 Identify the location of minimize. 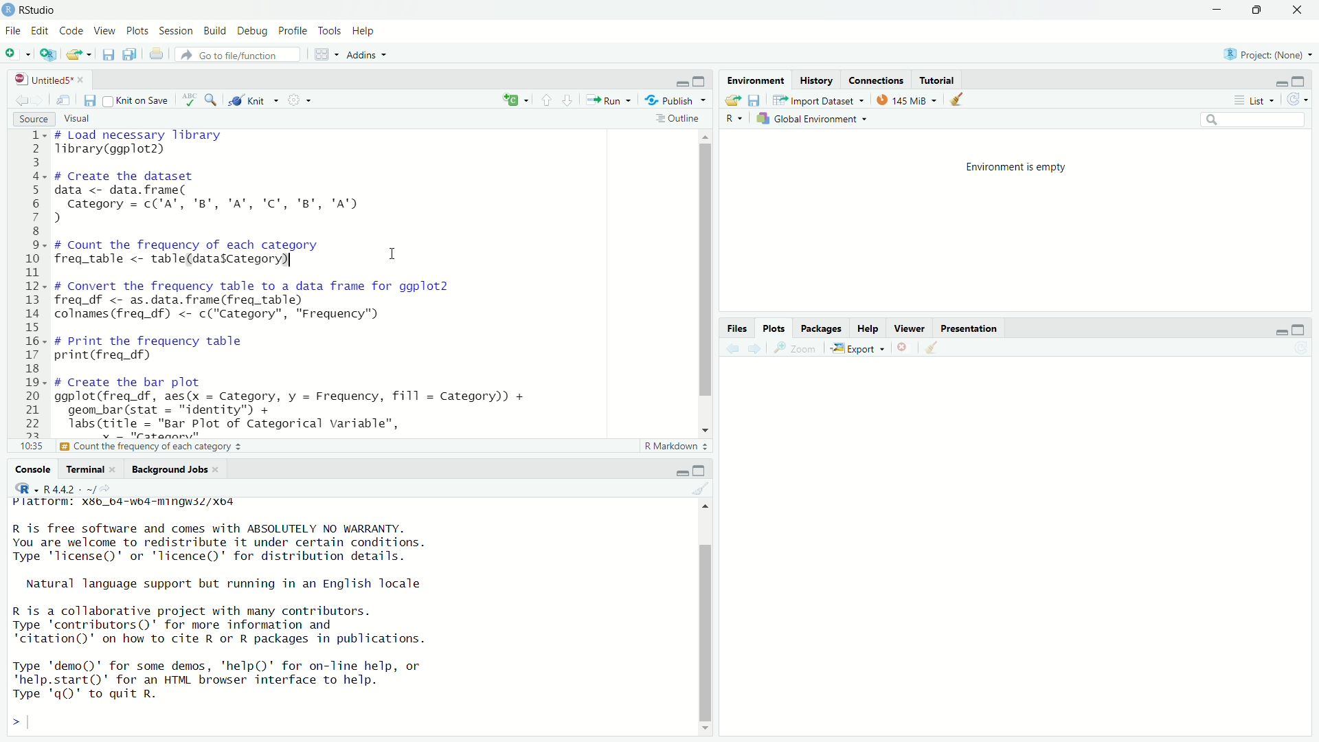
(1280, 82).